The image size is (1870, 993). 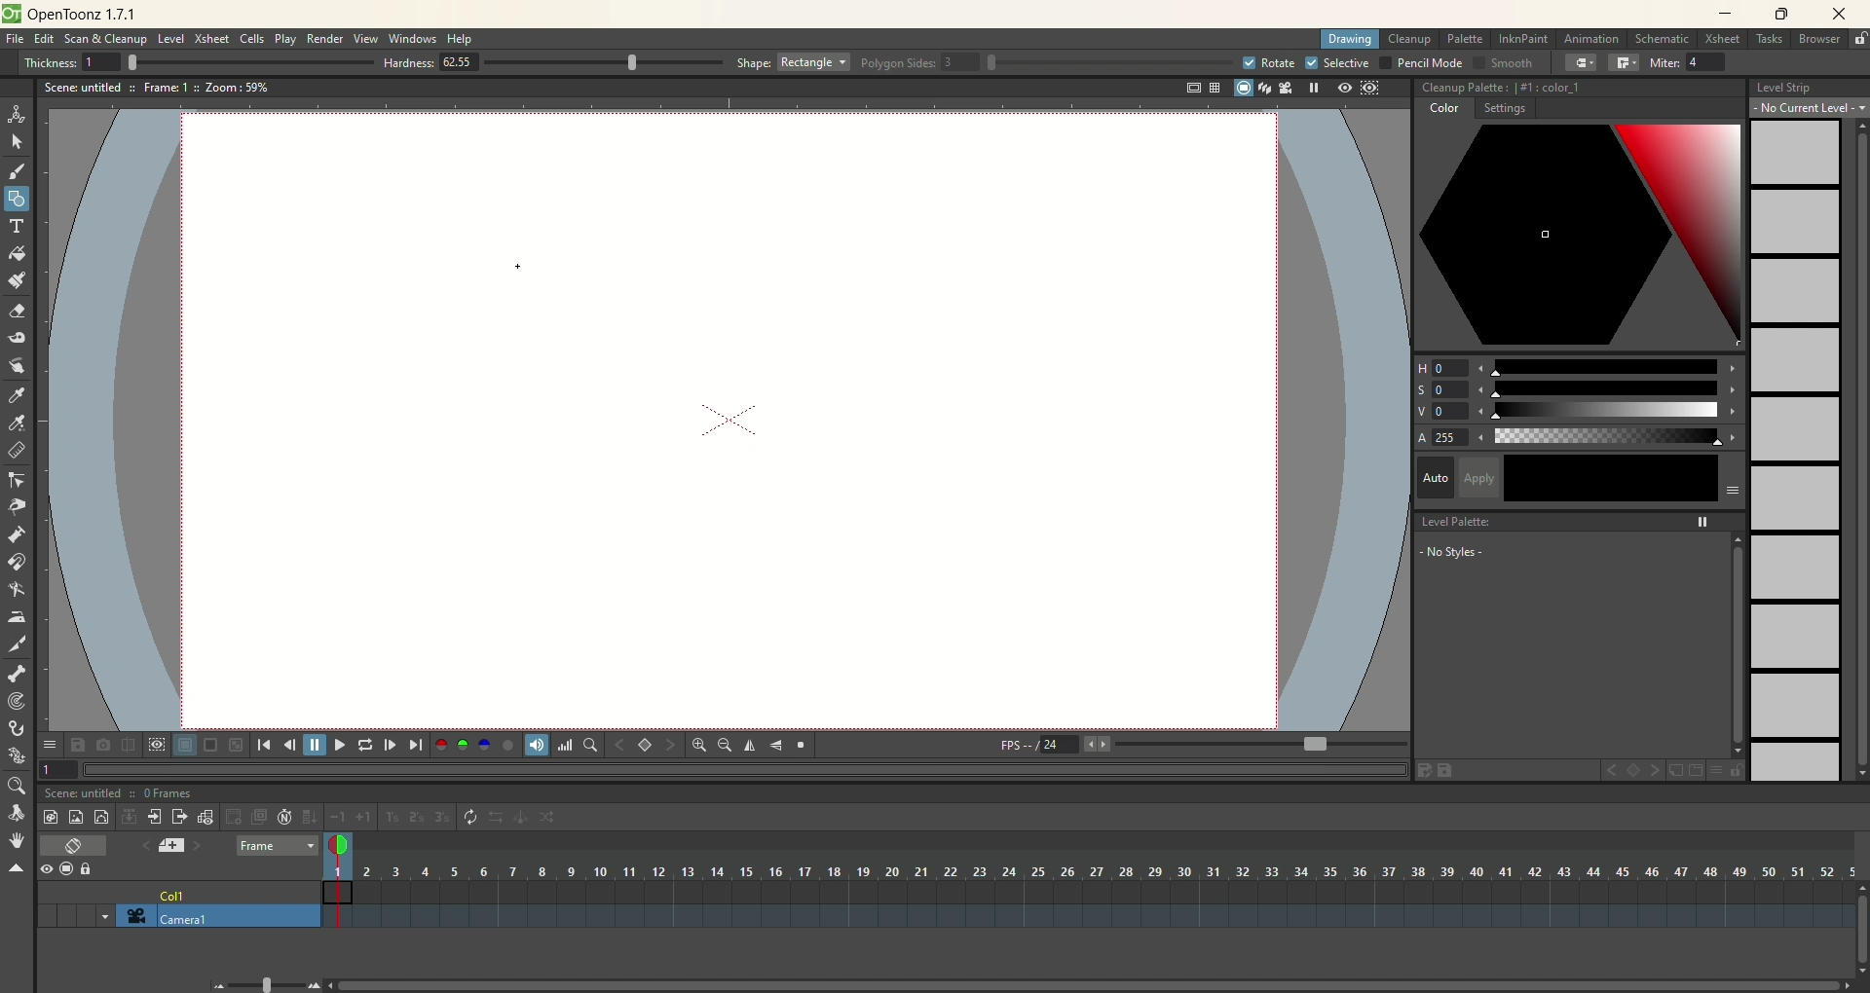 I want to click on camera stand view, so click(x=1239, y=90).